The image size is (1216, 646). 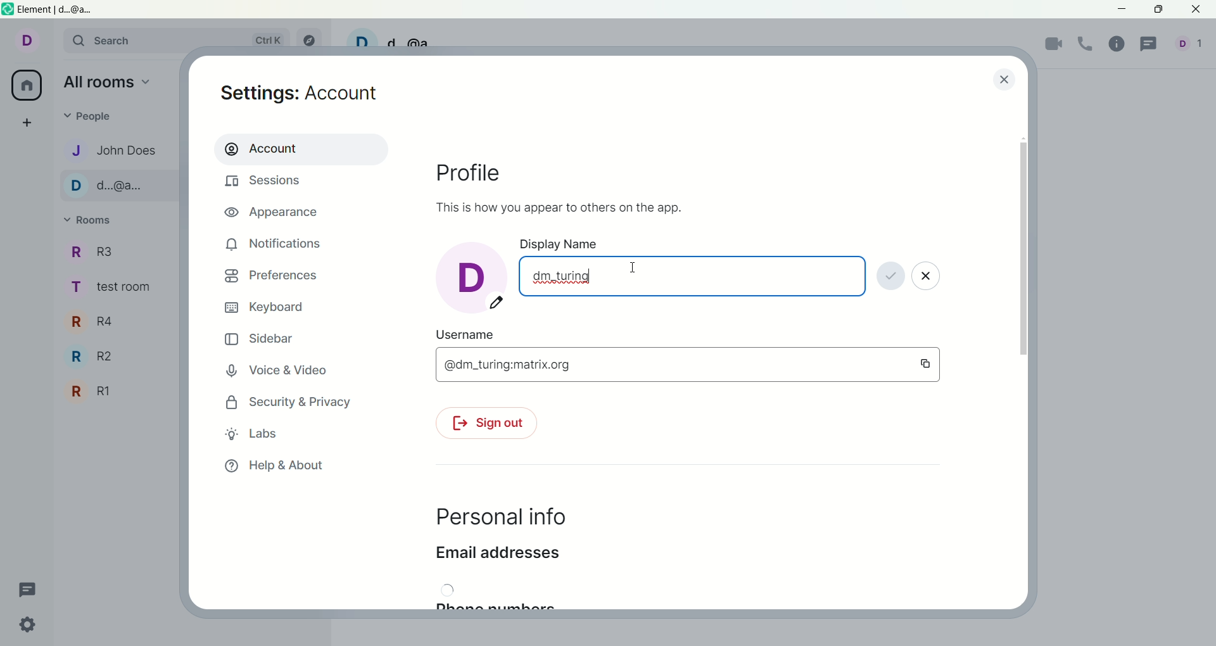 I want to click on profile, so click(x=469, y=172).